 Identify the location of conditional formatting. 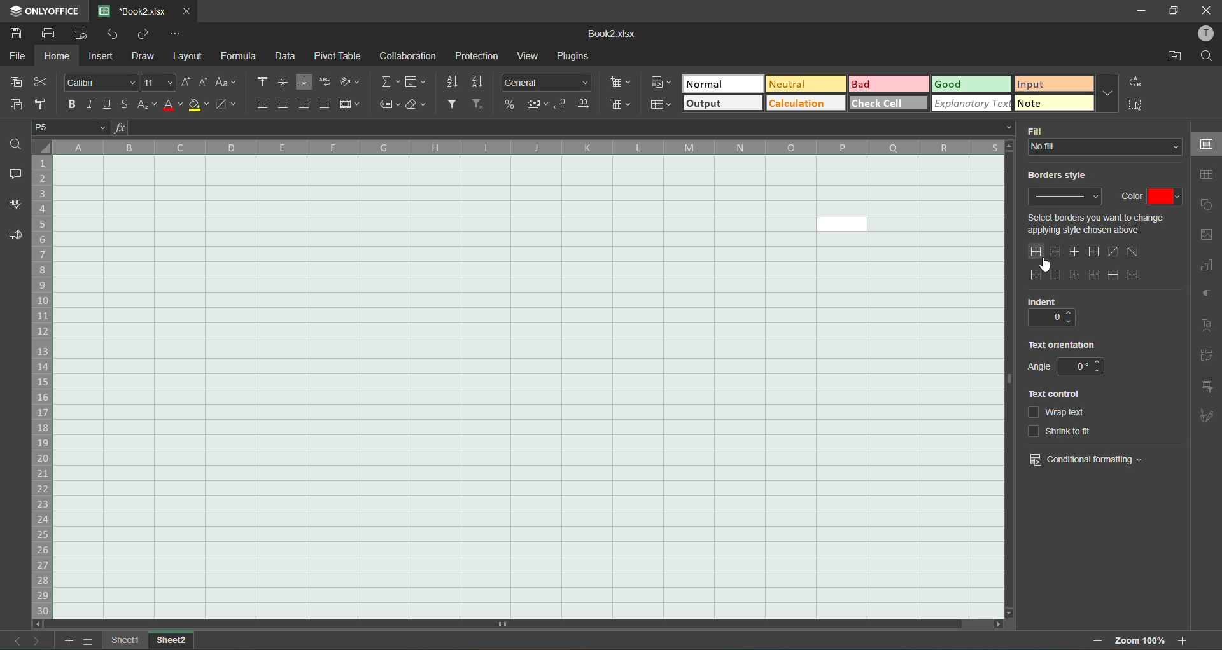
(657, 83).